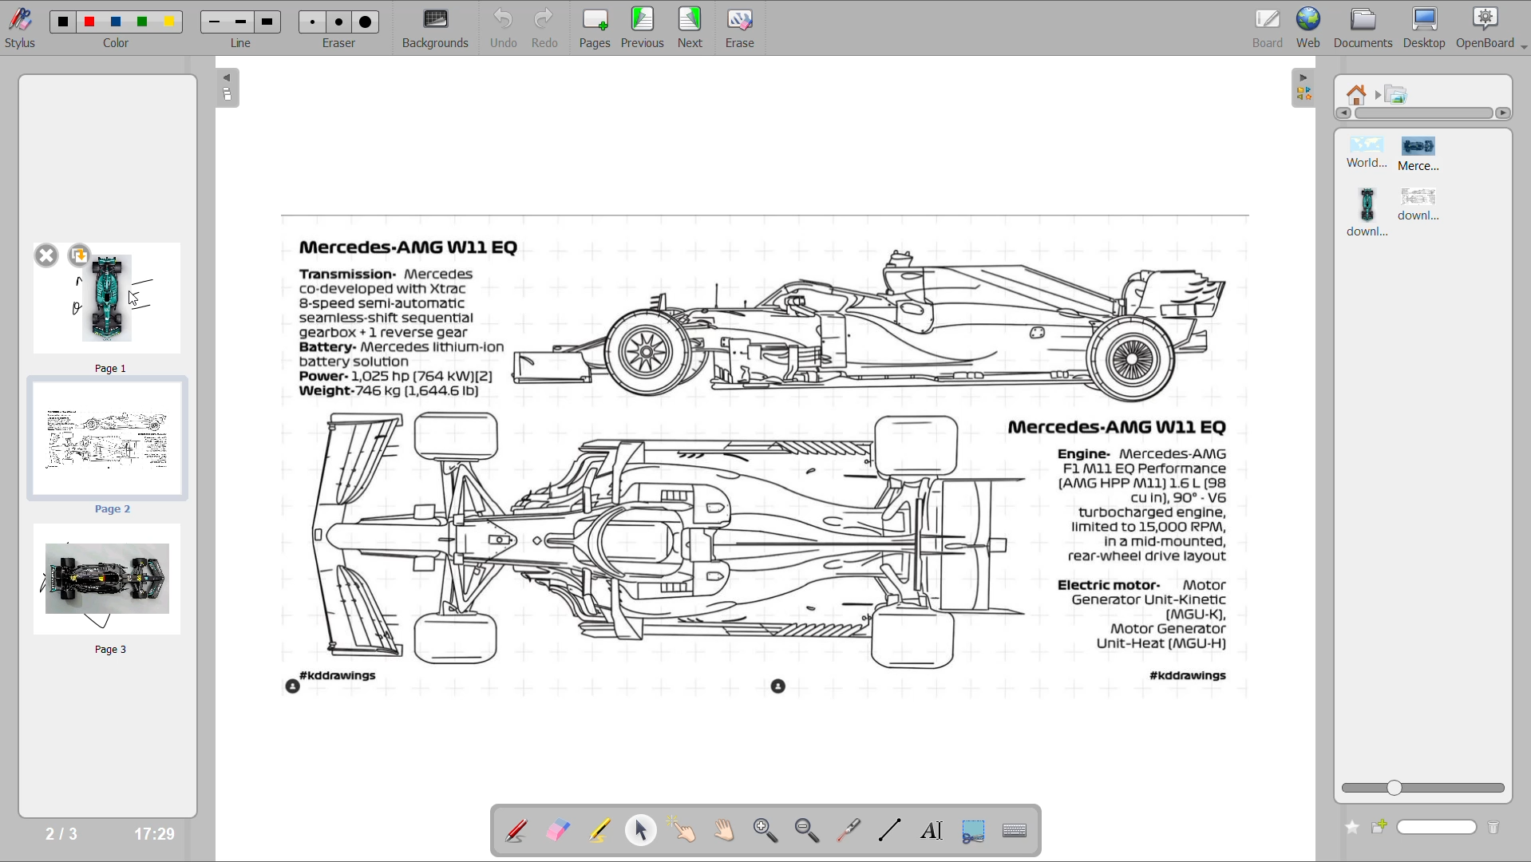 This screenshot has width=1531, height=862. What do you see at coordinates (408, 335) in the screenshot?
I see `Transmission- NVierceades
co-developed with Xtrac
8-speed seml-automatic
seamless-shift sequential
gearbox + 1 reverse gear
Battery- Mercedes lithium-ion
battery solution
power- 1,025 hp (764 KW)[2]
Weight-746 kg (1,634.6 Ib)` at bounding box center [408, 335].